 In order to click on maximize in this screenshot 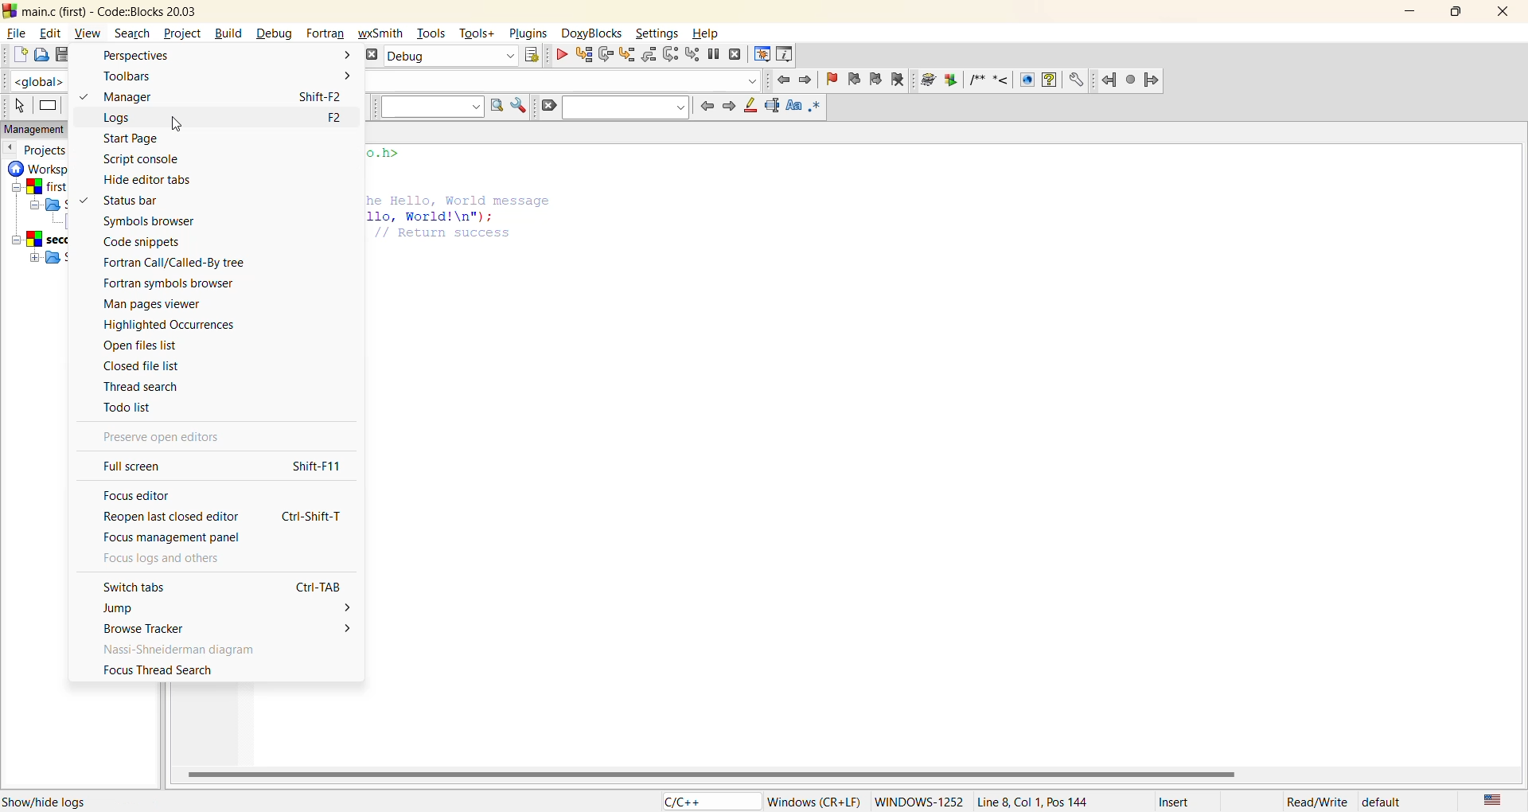, I will do `click(1457, 12)`.